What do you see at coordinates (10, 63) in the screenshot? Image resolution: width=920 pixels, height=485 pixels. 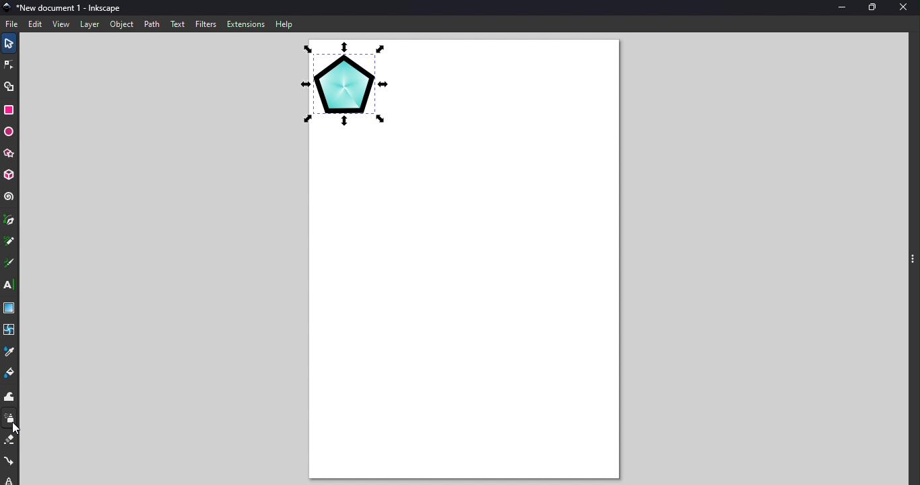 I see `Node tool` at bounding box center [10, 63].